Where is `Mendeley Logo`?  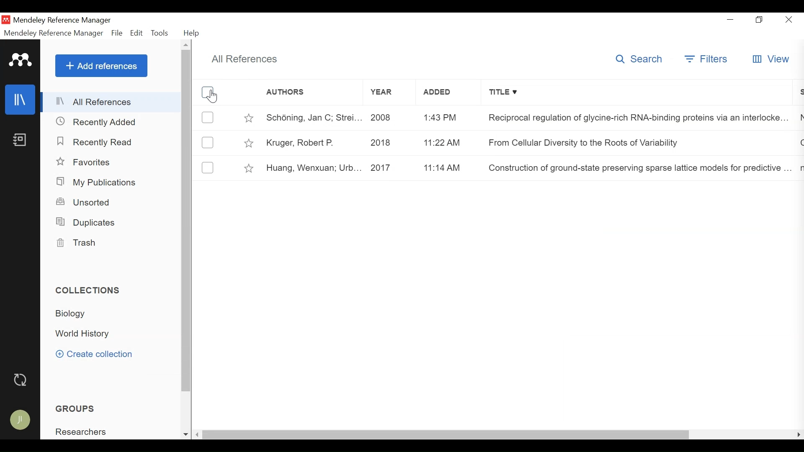
Mendeley Logo is located at coordinates (21, 61).